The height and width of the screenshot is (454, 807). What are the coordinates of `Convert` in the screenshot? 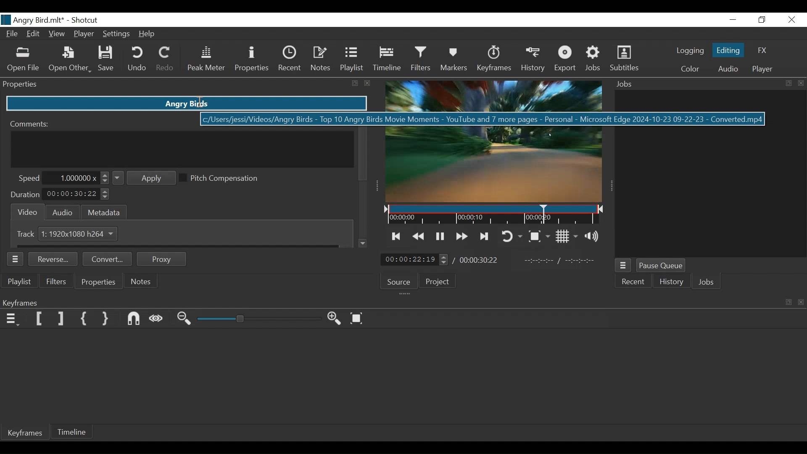 It's located at (109, 260).